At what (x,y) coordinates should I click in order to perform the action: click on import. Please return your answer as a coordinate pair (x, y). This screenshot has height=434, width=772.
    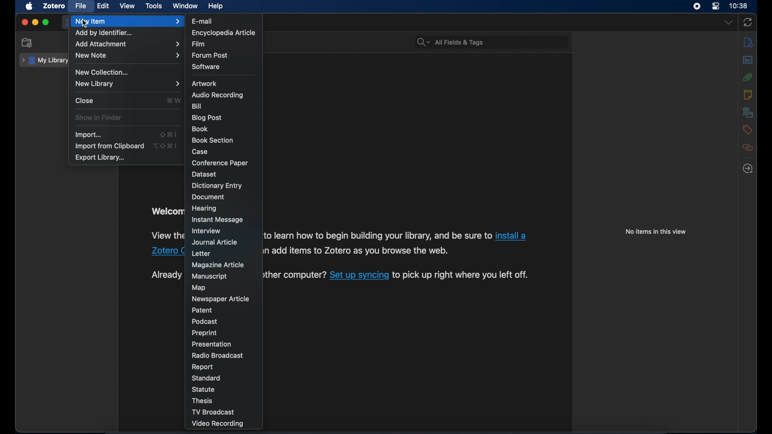
    Looking at the image, I should click on (88, 135).